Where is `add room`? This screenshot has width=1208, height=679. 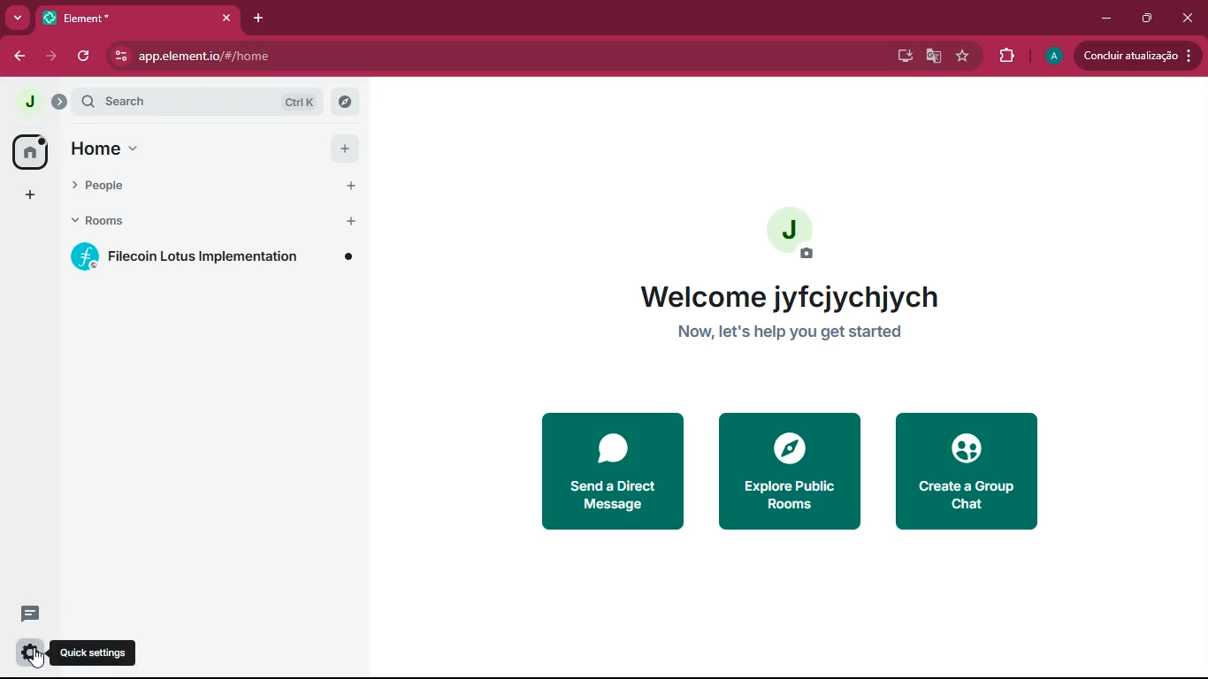
add room is located at coordinates (352, 221).